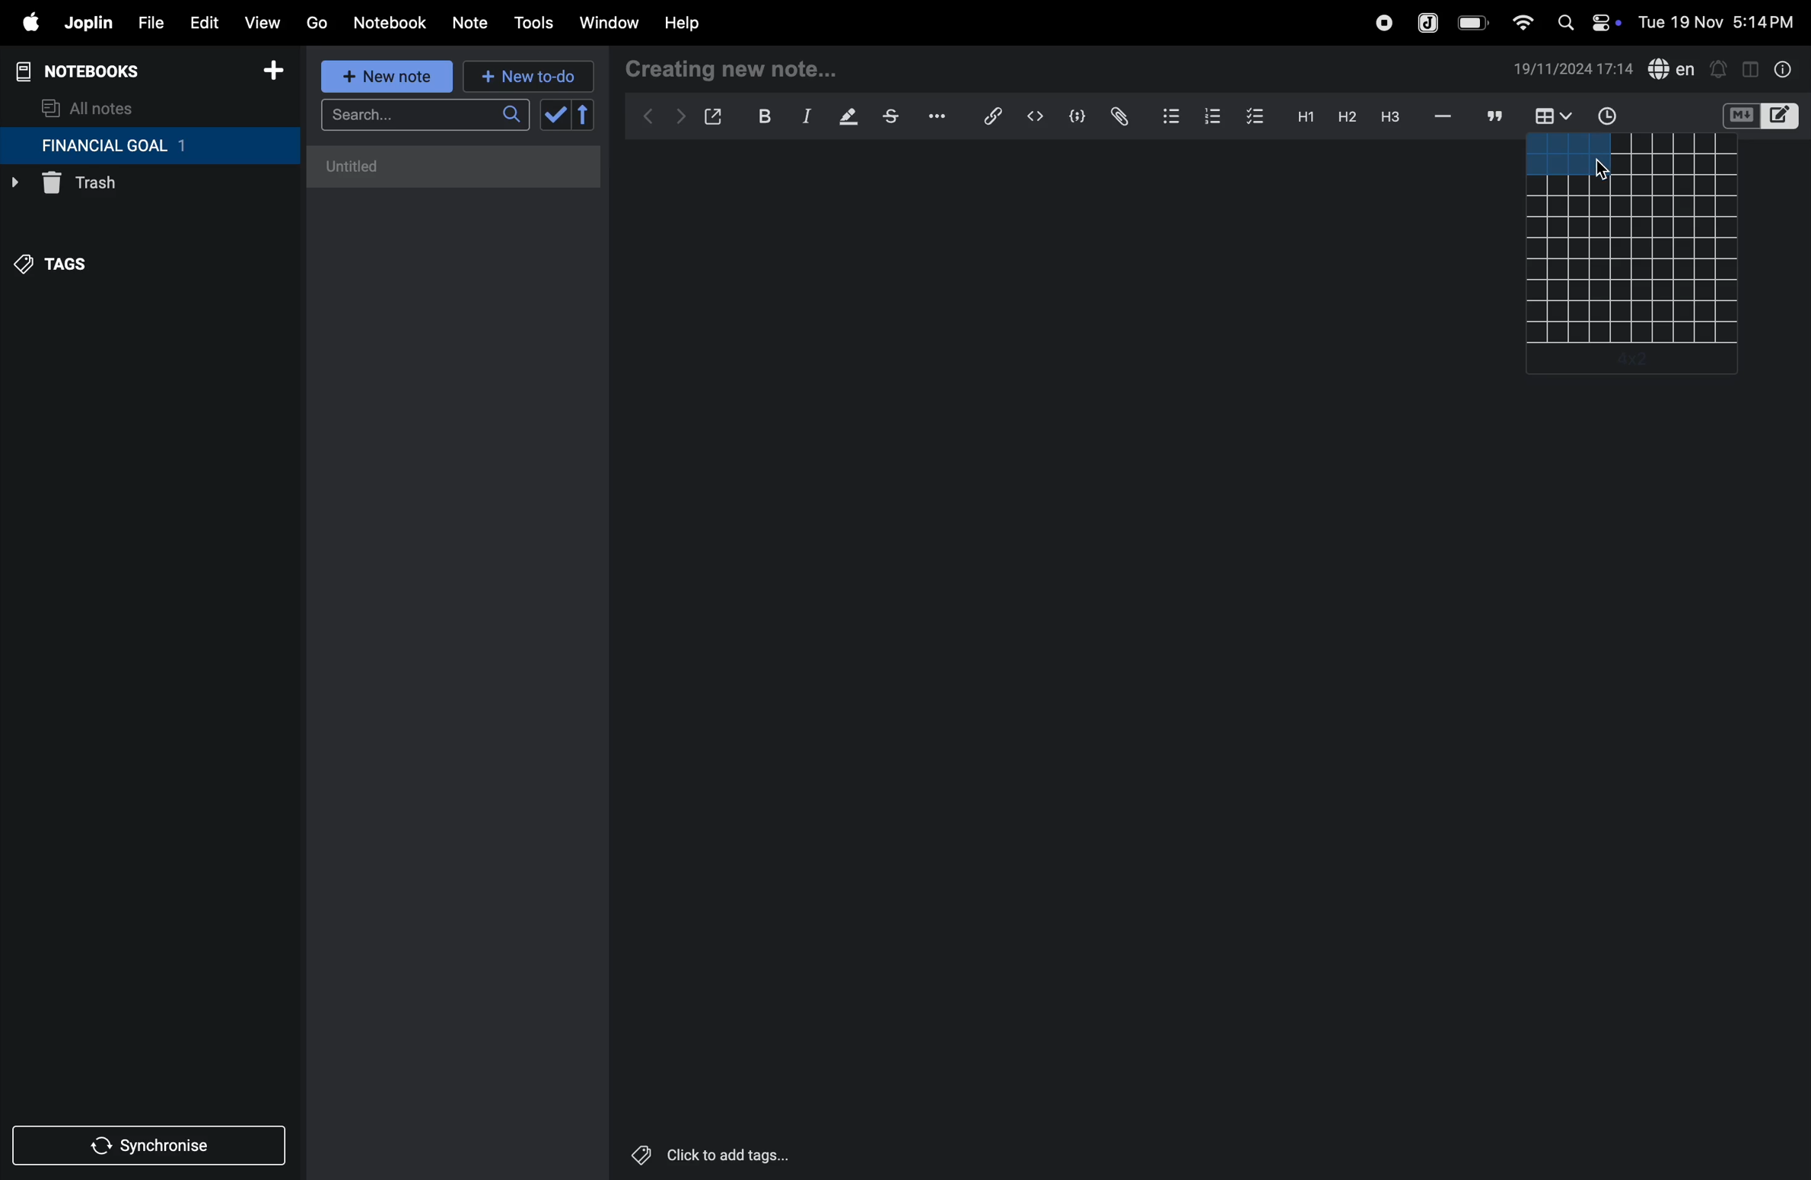 This screenshot has width=1811, height=1180. Describe the element at coordinates (998, 116) in the screenshot. I see `hyper link` at that location.